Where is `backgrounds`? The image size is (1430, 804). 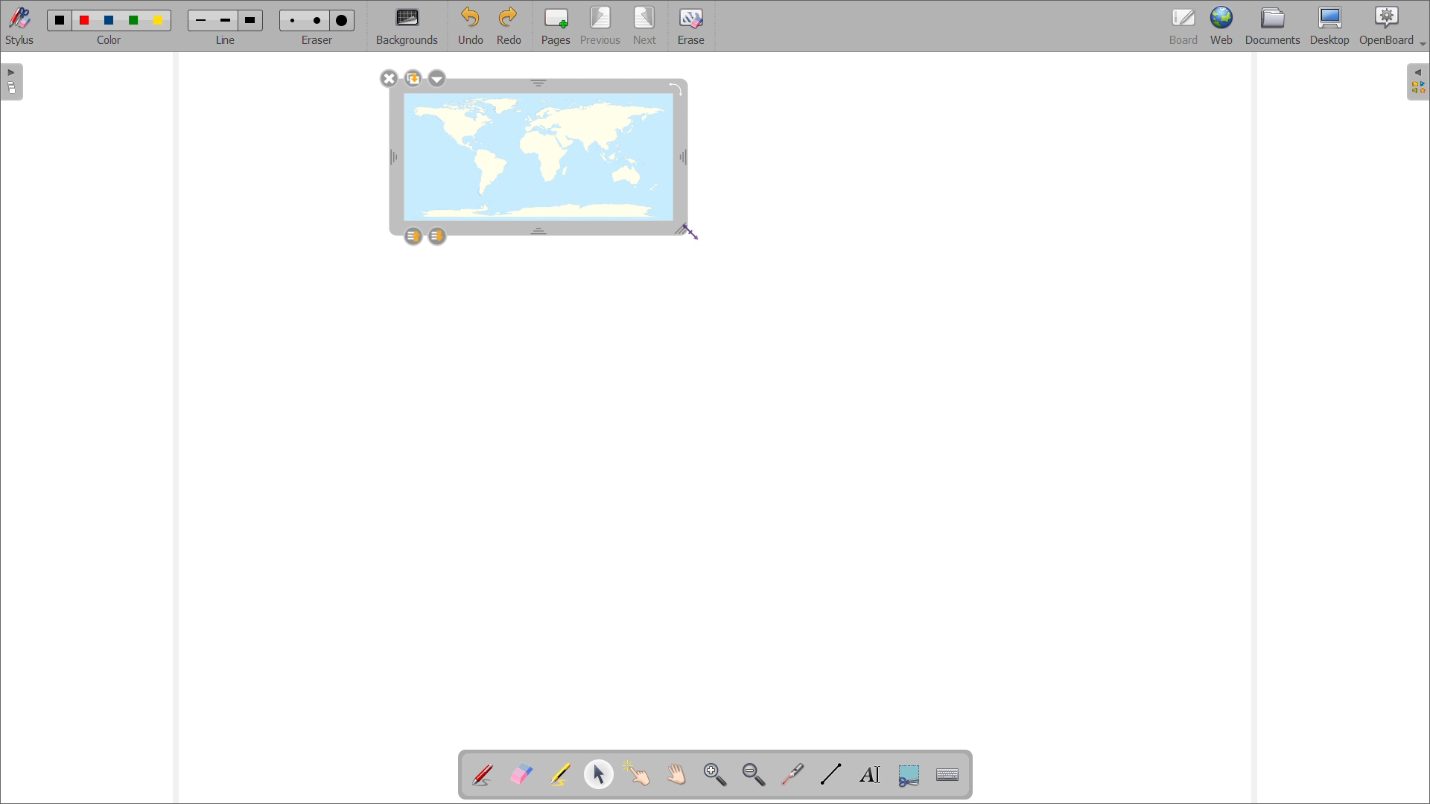
backgrounds is located at coordinates (407, 27).